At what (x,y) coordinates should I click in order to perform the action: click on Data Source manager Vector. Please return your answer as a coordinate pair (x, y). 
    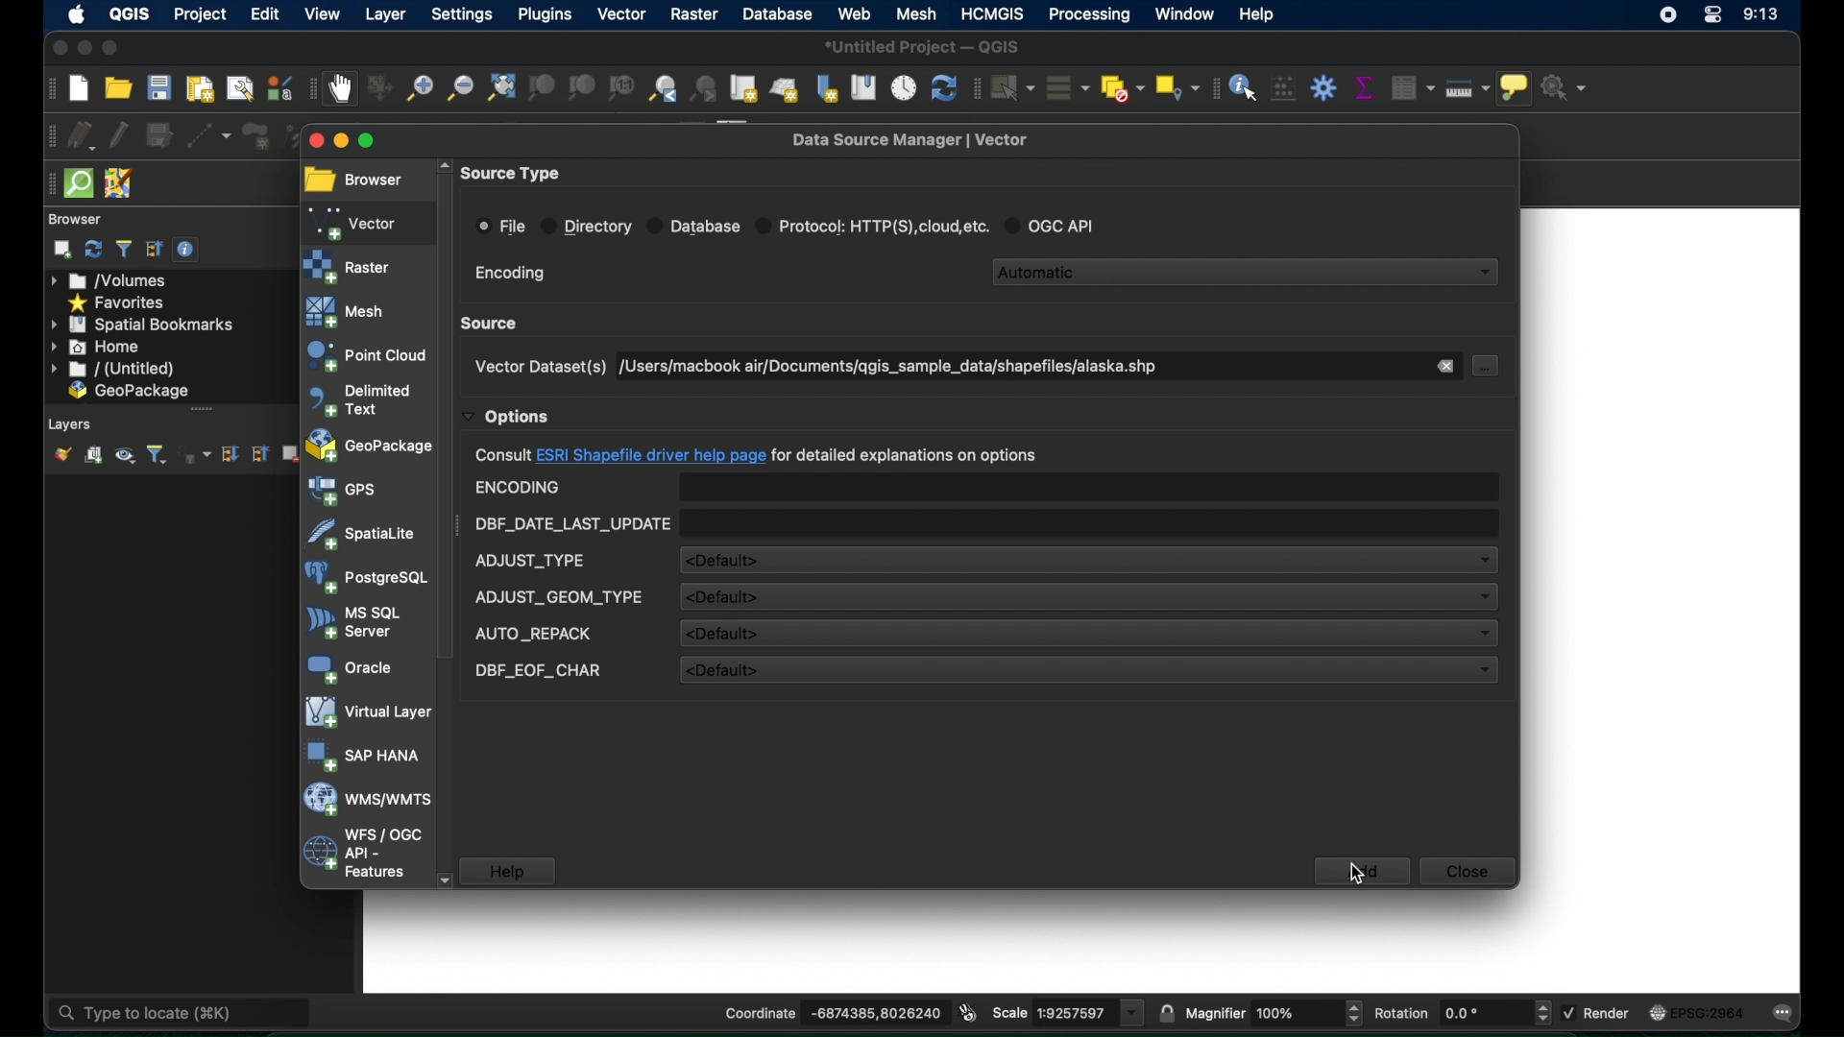
    Looking at the image, I should click on (920, 138).